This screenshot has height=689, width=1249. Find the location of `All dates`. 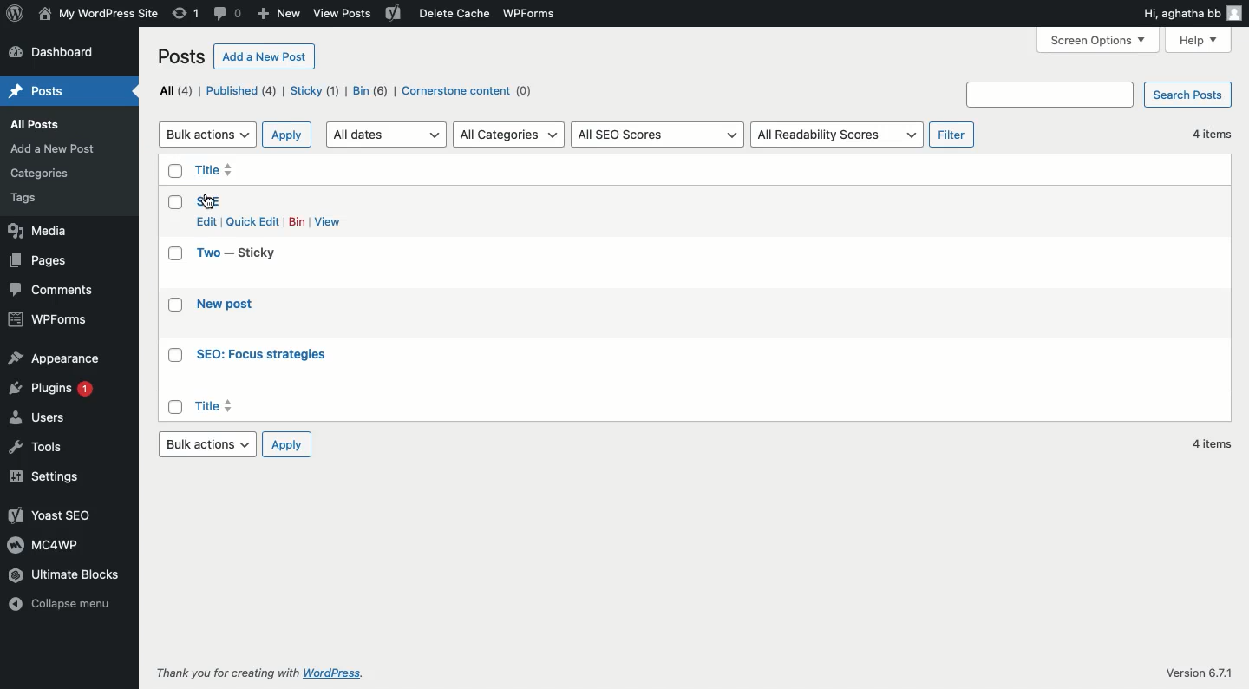

All dates is located at coordinates (385, 135).